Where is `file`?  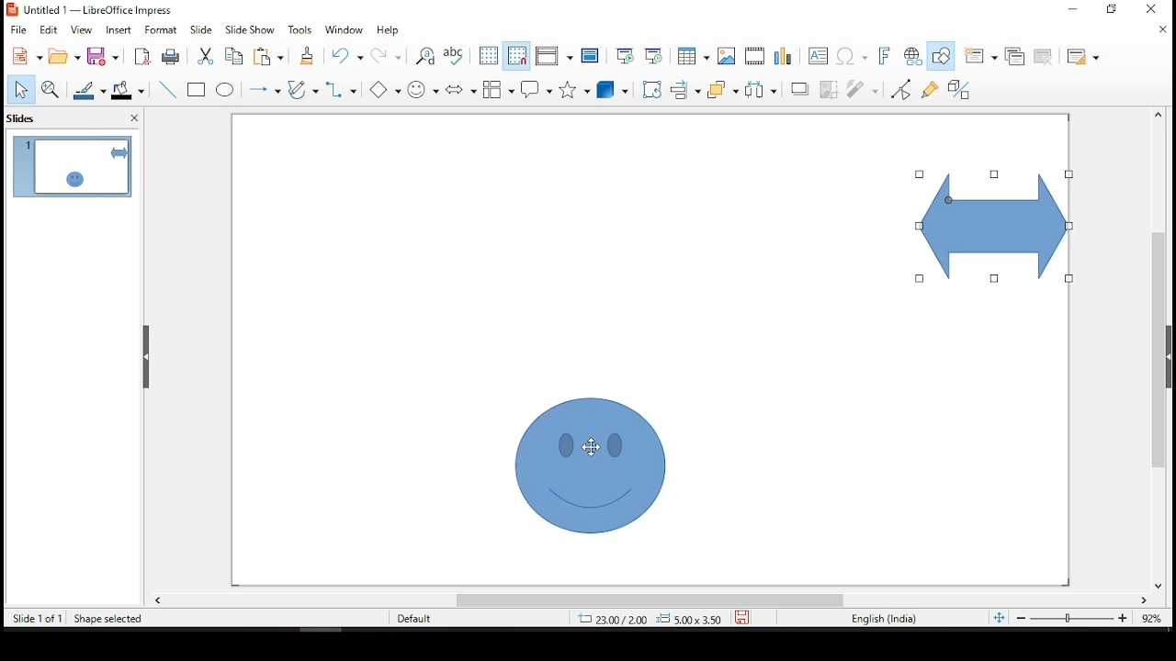
file is located at coordinates (18, 28).